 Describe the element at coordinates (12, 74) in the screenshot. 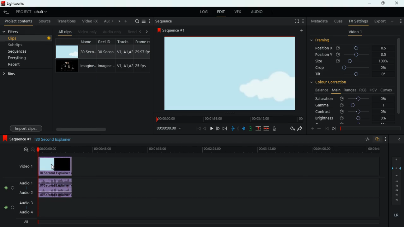

I see `bins` at that location.